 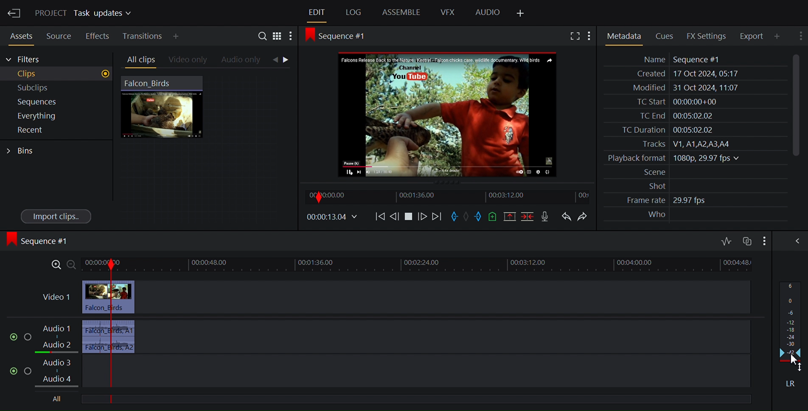 What do you see at coordinates (340, 37) in the screenshot?
I see `Sequence #1` at bounding box center [340, 37].